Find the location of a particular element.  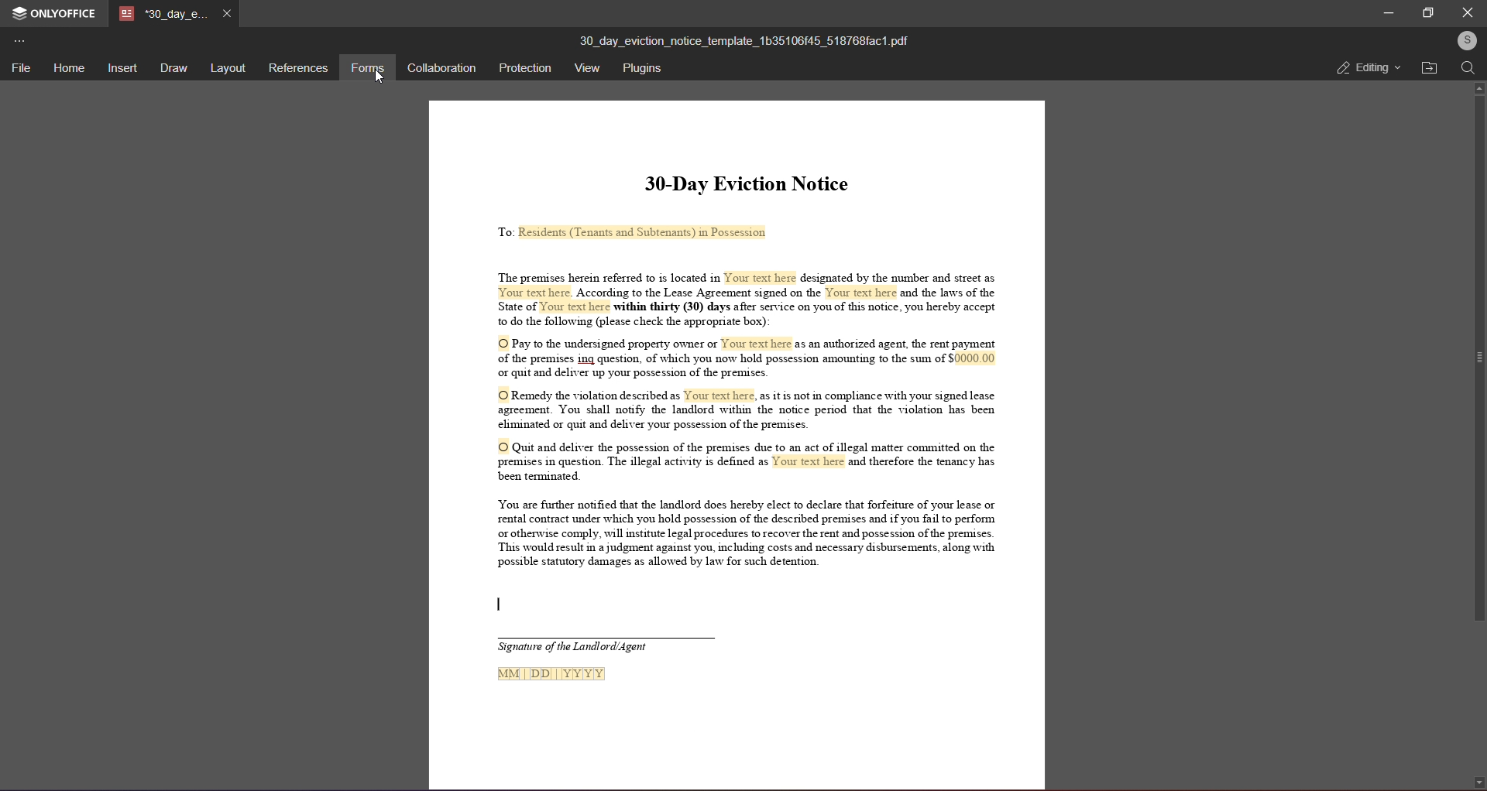

scroll bar is located at coordinates (1475, 361).